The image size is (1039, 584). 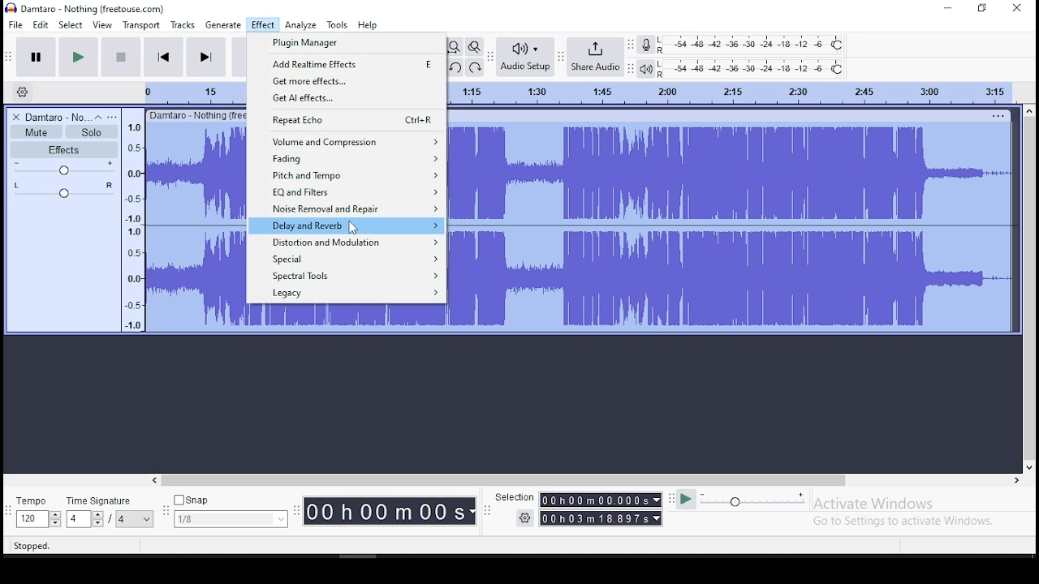 What do you see at coordinates (34, 546) in the screenshot?
I see `Stopped.` at bounding box center [34, 546].